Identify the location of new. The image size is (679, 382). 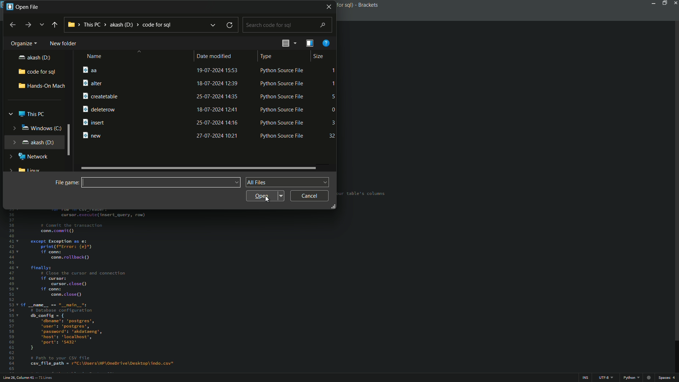
(93, 134).